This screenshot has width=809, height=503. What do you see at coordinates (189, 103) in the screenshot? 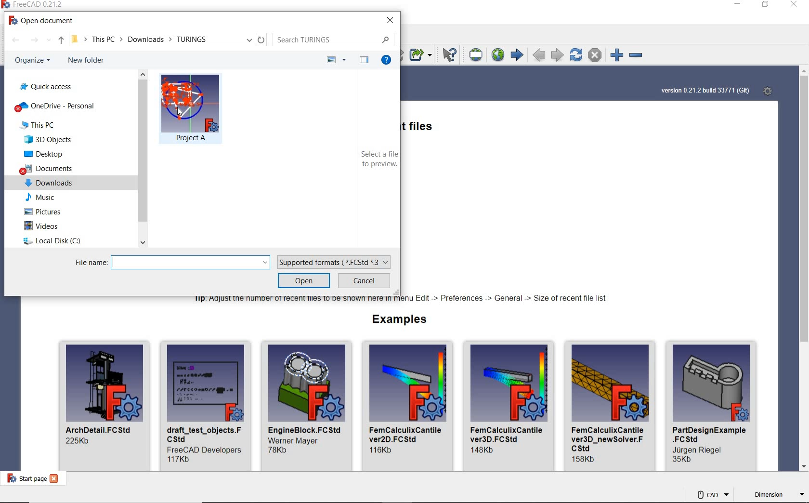
I see `image` at bounding box center [189, 103].